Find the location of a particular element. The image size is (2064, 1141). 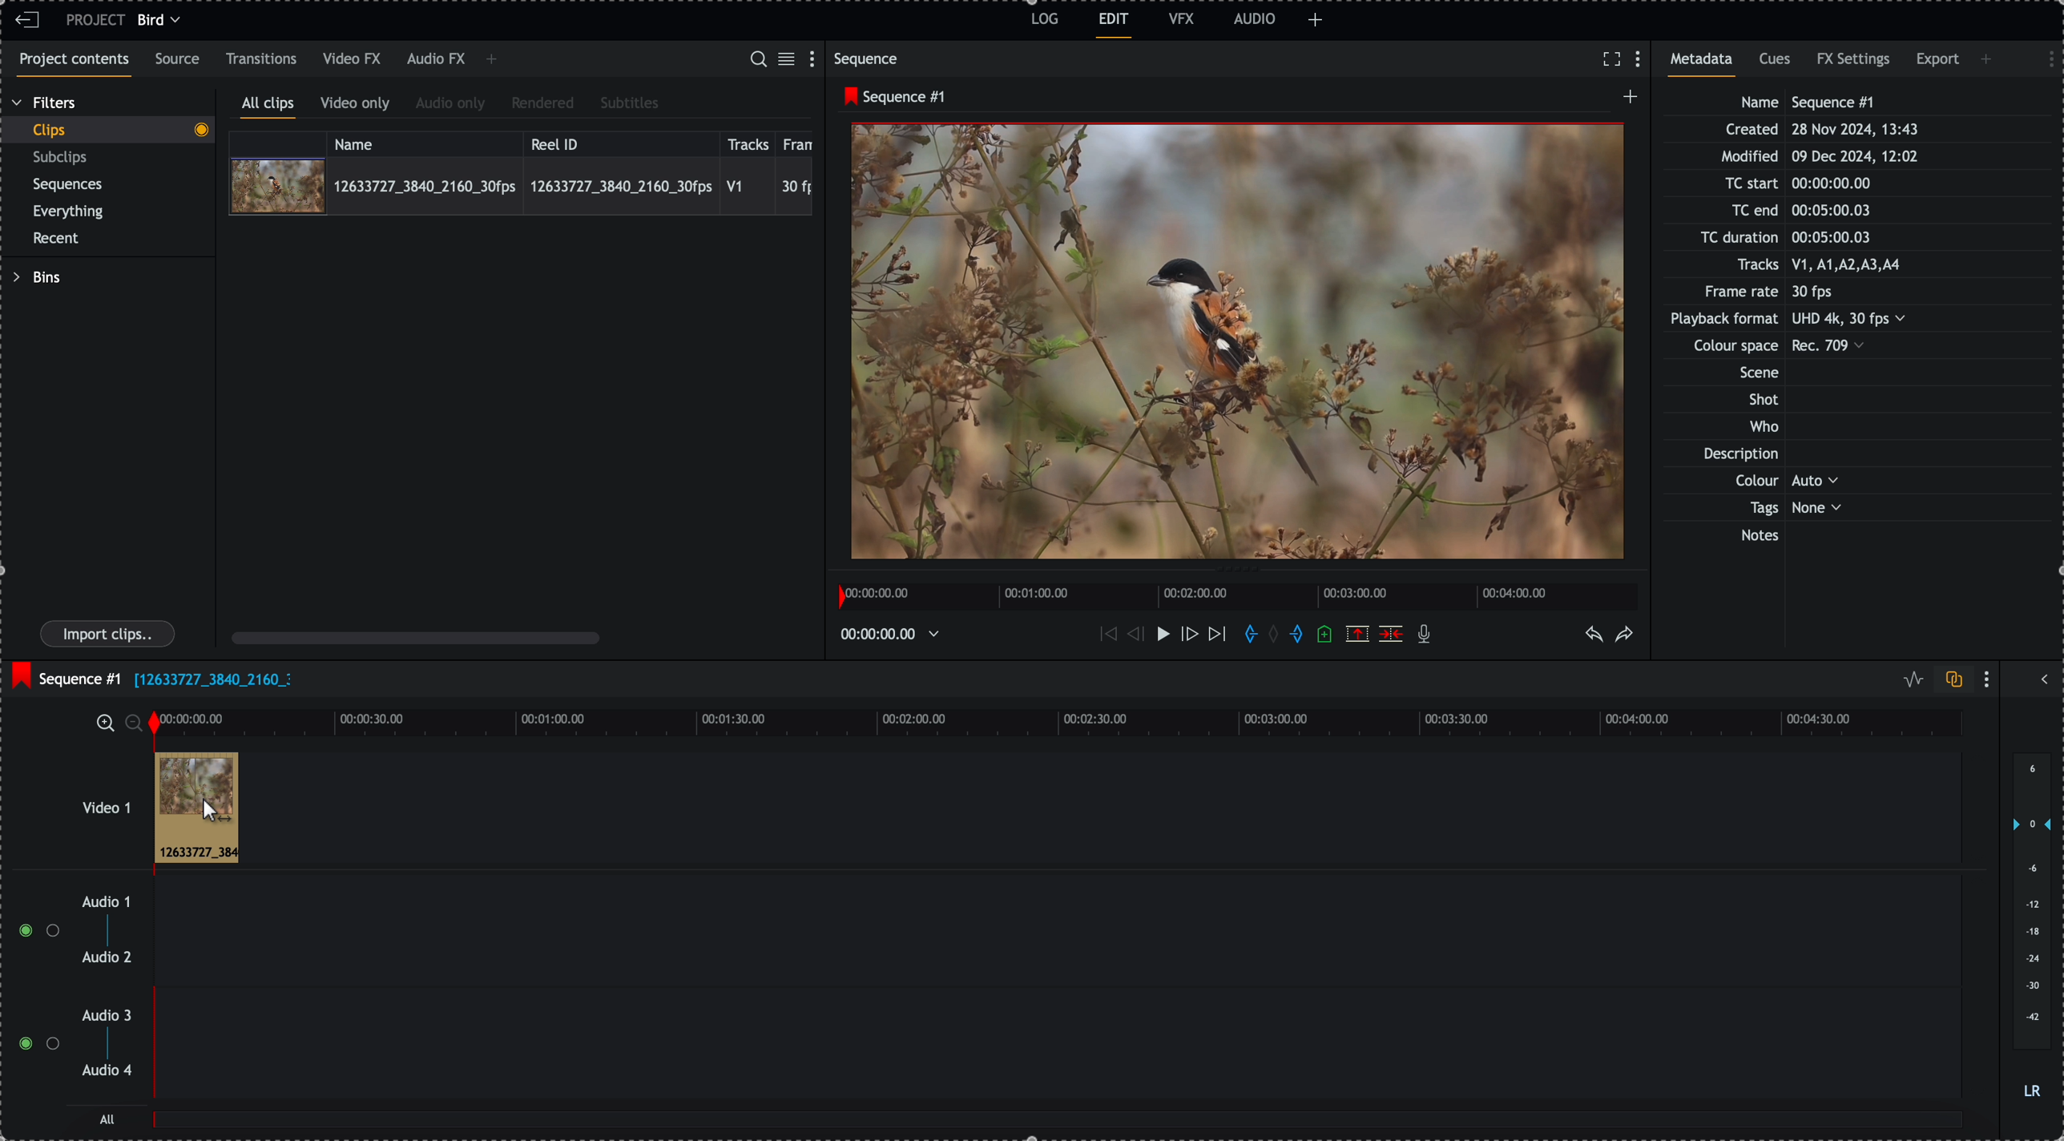

audio 3 is located at coordinates (111, 1016).